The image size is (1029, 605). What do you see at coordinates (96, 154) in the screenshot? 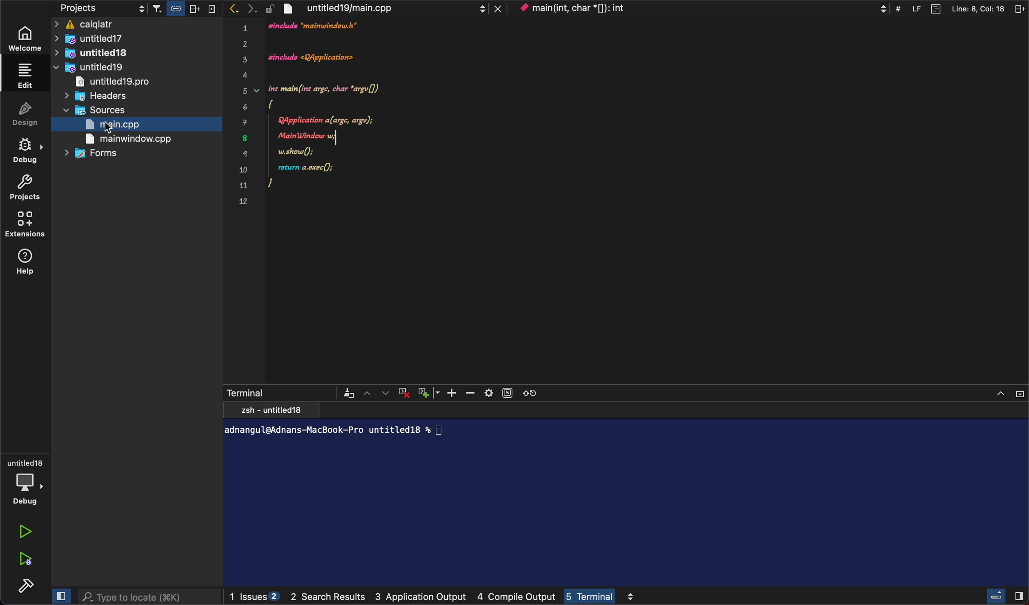
I see `forms` at bounding box center [96, 154].